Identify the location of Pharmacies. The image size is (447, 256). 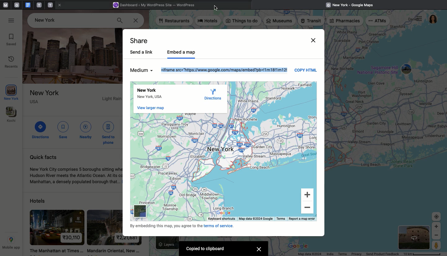
(345, 21).